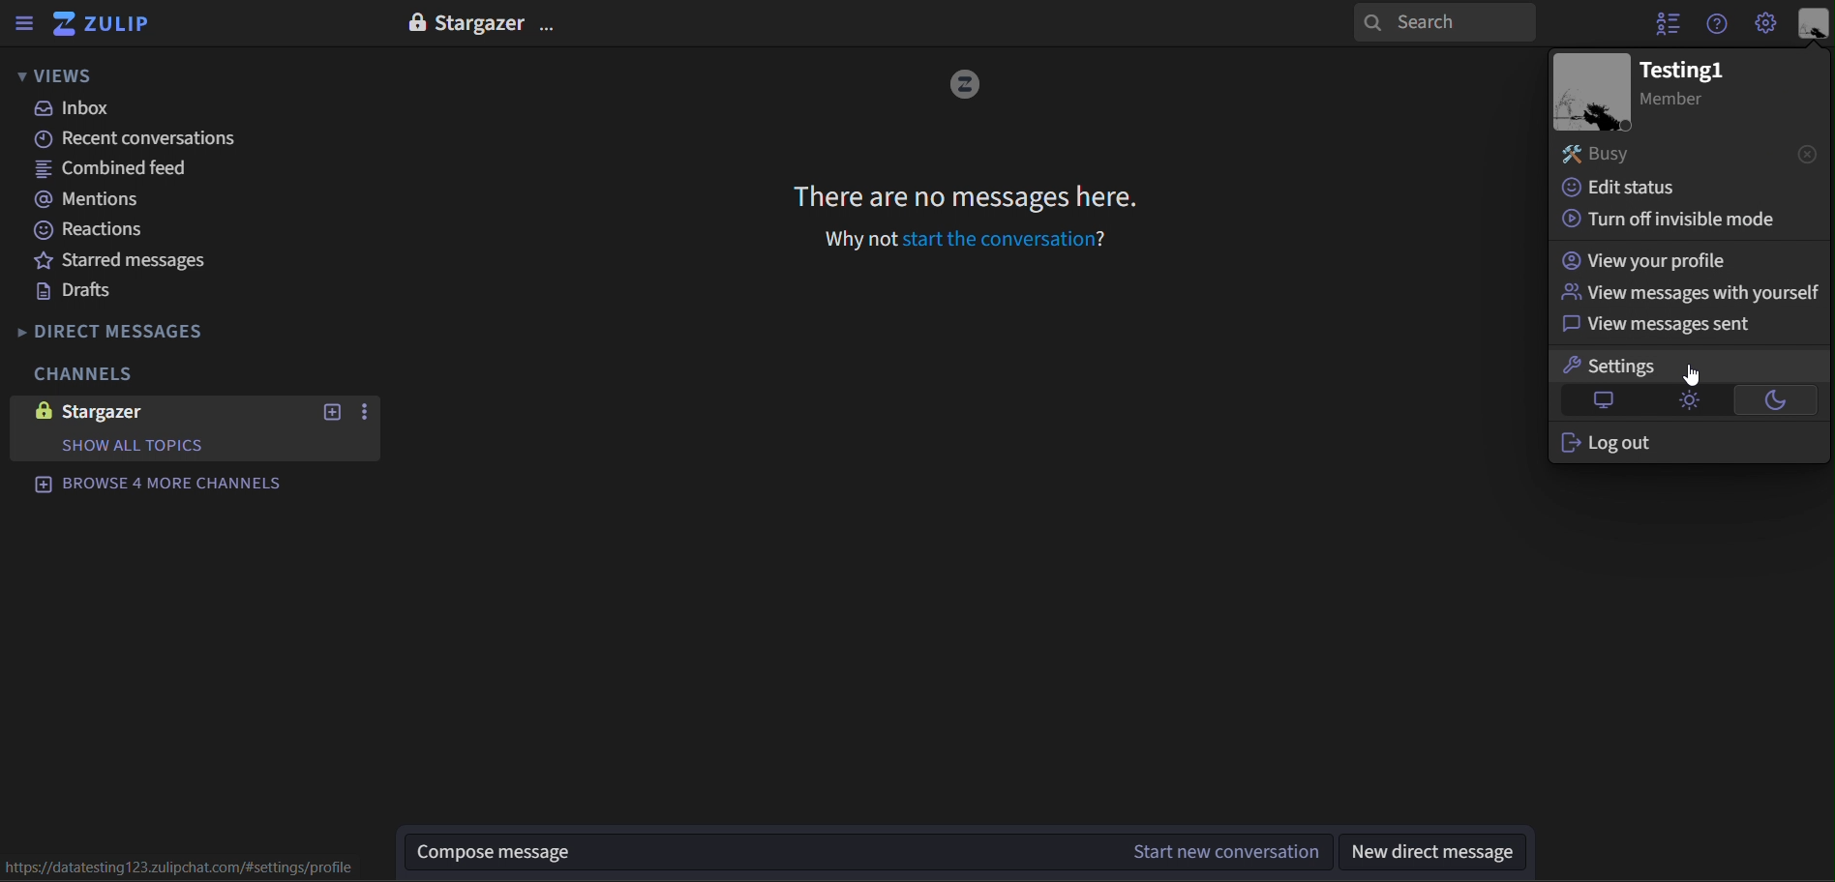 The image size is (1835, 882). What do you see at coordinates (1632, 187) in the screenshot?
I see `edit status` at bounding box center [1632, 187].